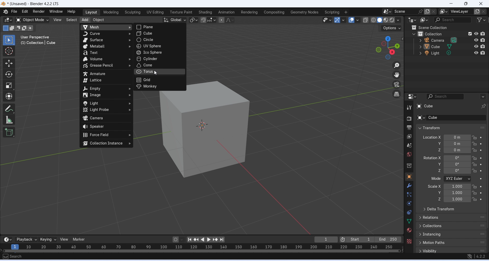 The height and width of the screenshot is (261, 489). I want to click on Mode, so click(436, 178).